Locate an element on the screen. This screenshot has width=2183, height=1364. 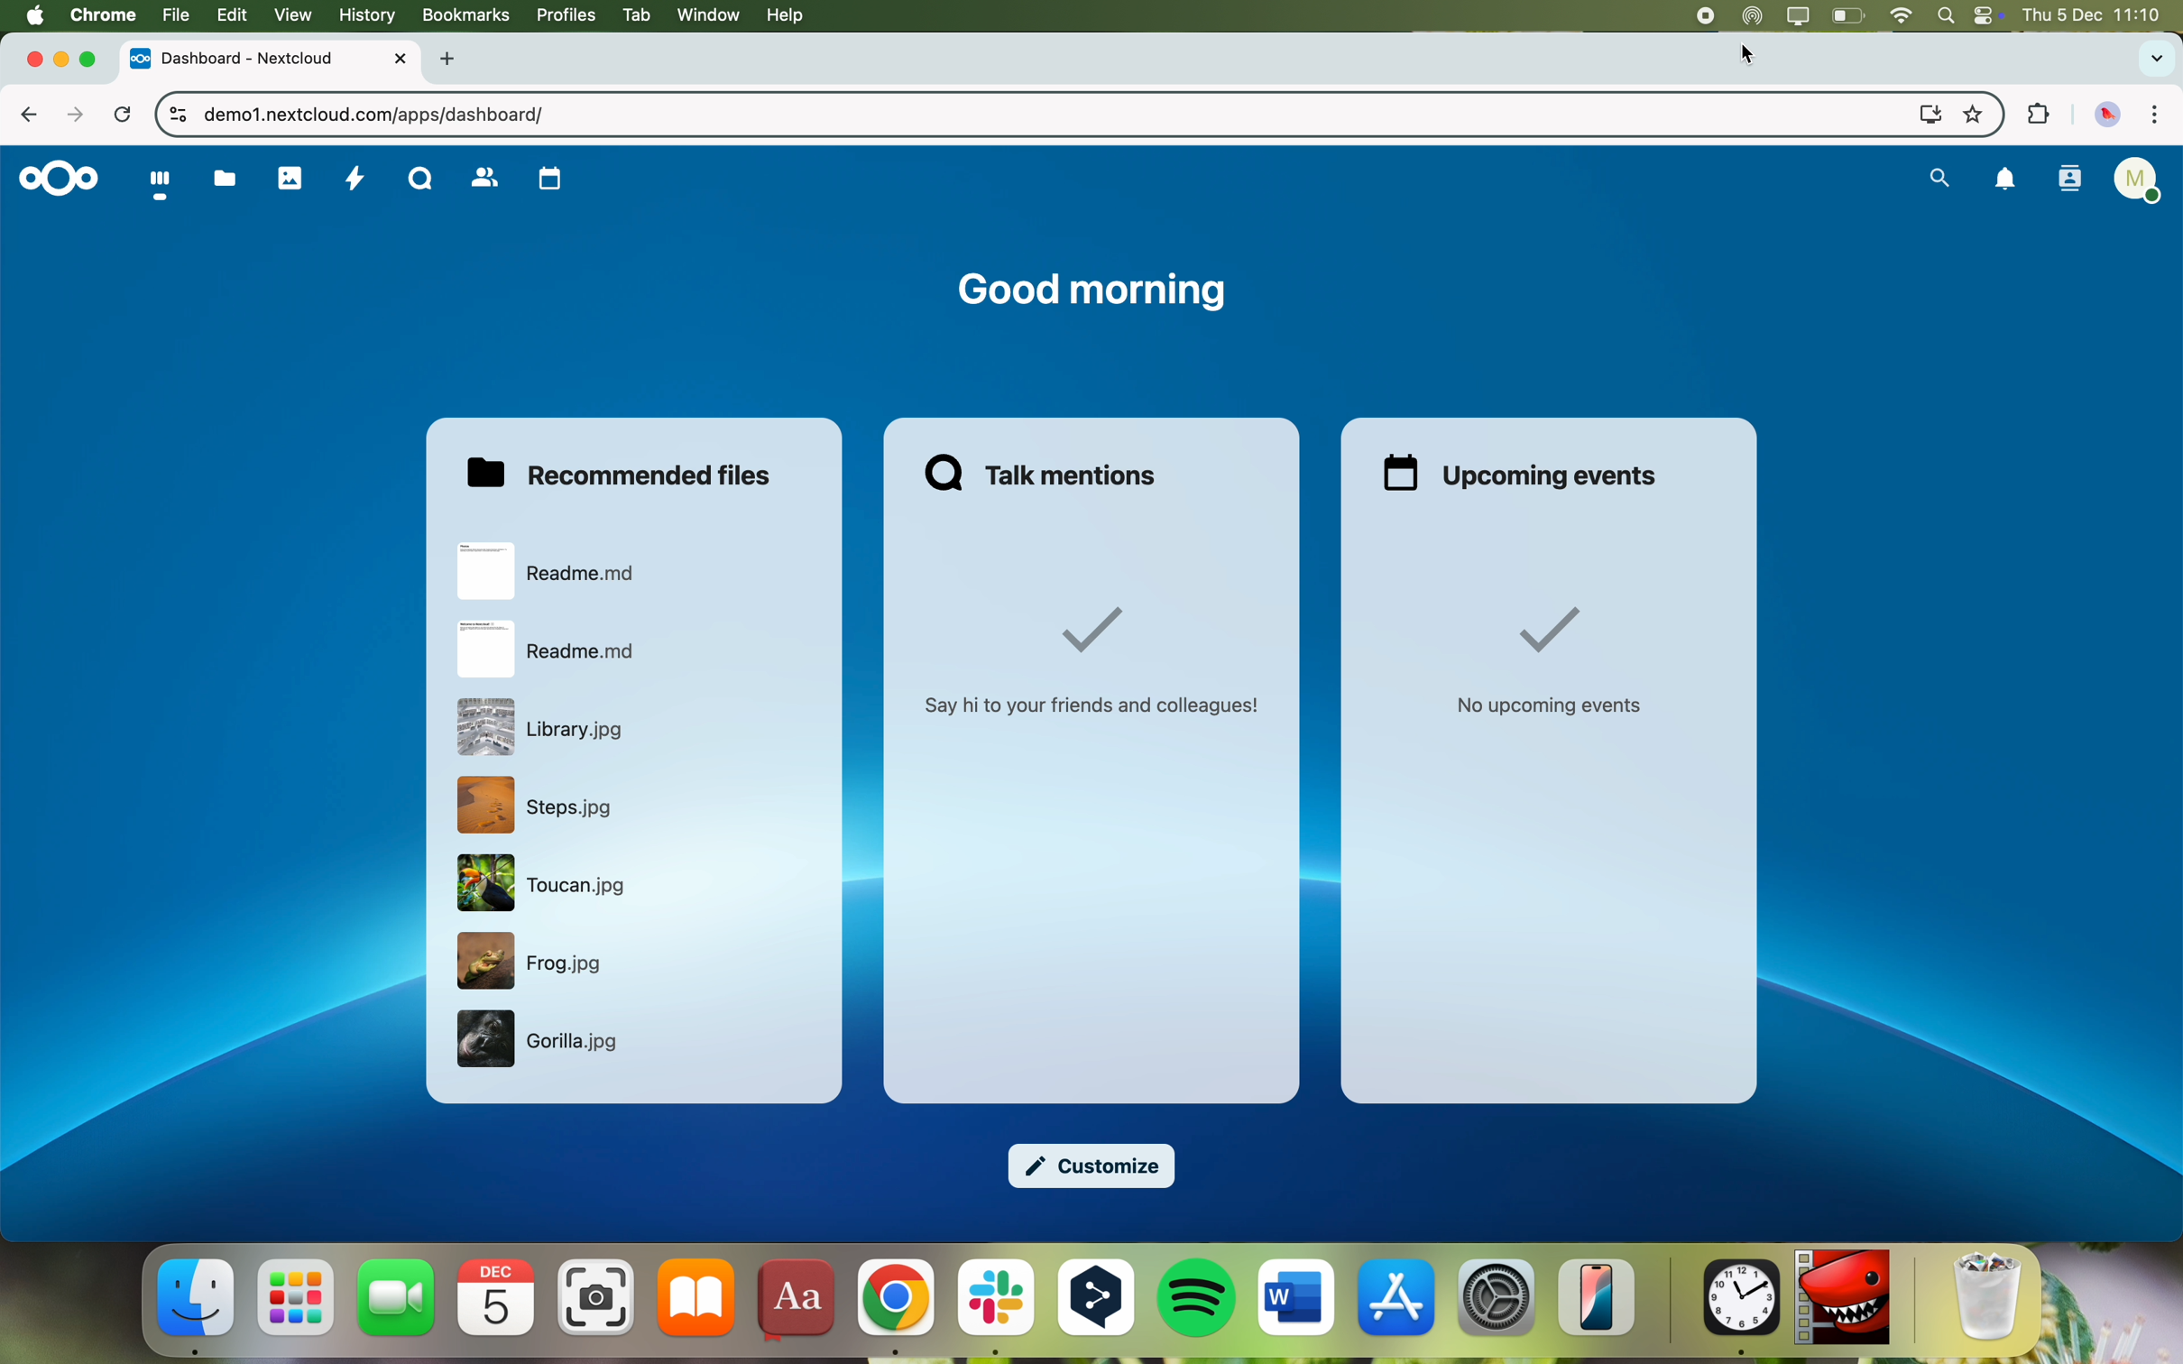
extensions is located at coordinates (2035, 116).